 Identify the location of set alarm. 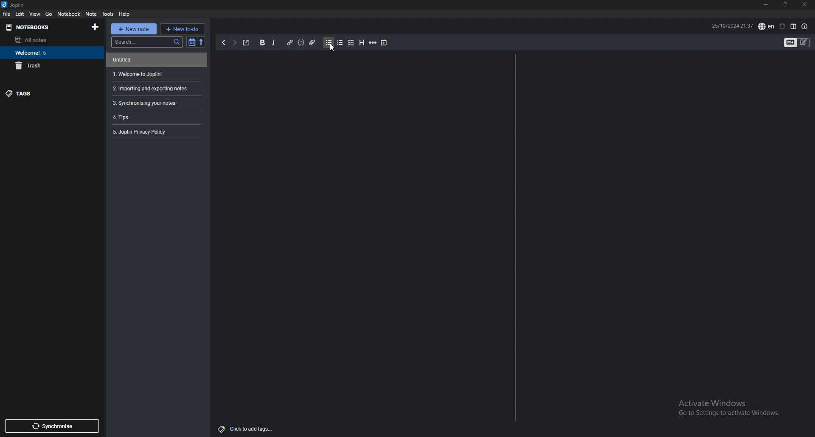
(780, 26).